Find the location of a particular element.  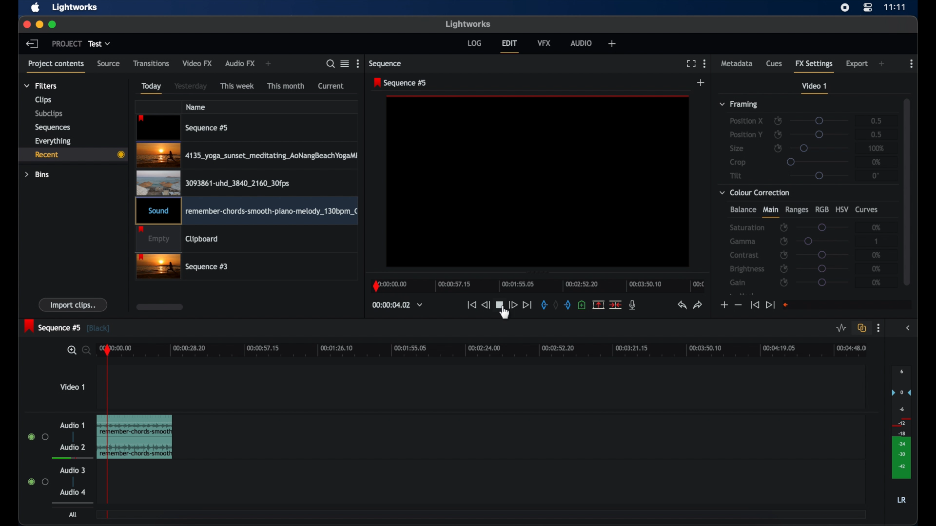

back is located at coordinates (32, 44).